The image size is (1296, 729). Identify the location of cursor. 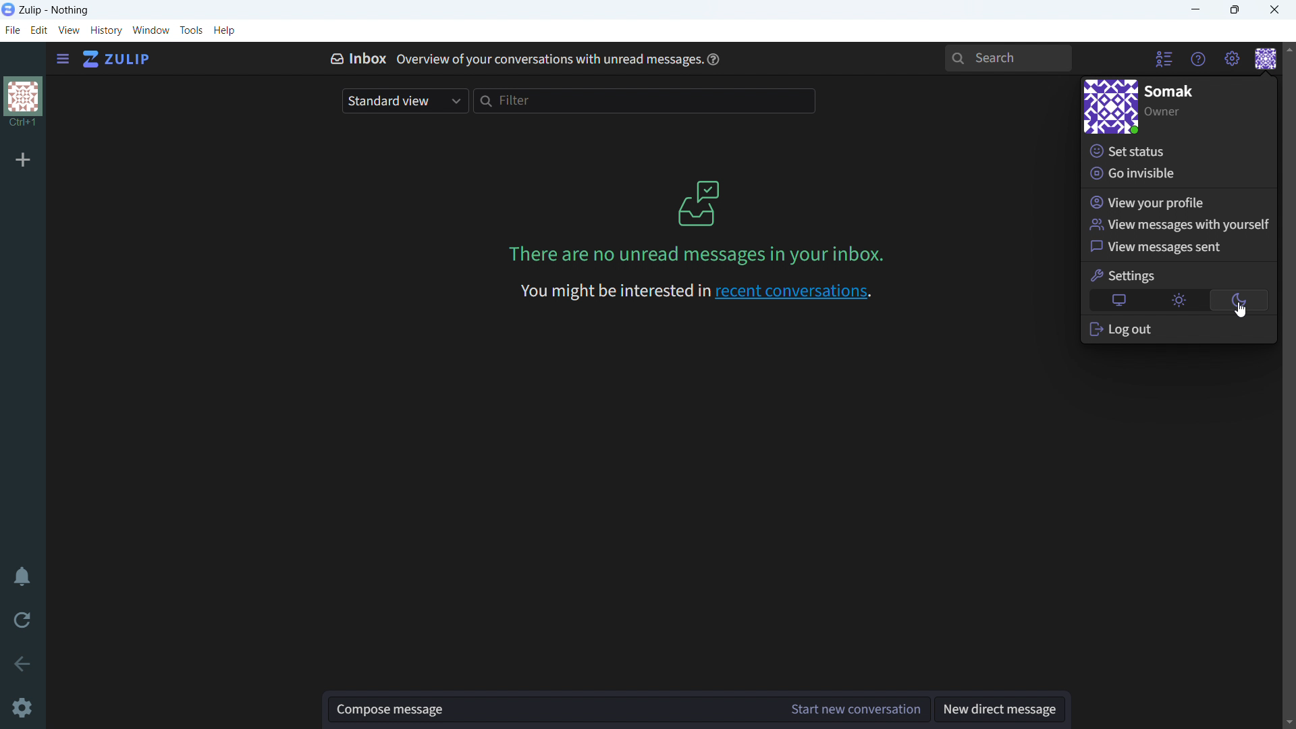
(19, 707).